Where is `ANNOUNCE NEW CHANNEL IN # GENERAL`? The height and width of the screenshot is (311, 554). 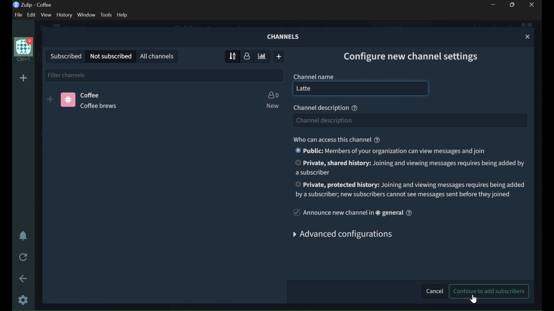
ANNOUNCE NEW CHANNEL IN # GENERAL is located at coordinates (347, 213).